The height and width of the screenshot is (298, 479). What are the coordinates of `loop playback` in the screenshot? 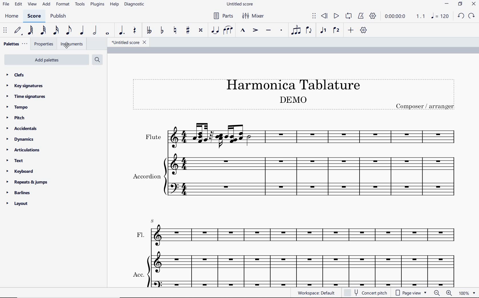 It's located at (349, 16).